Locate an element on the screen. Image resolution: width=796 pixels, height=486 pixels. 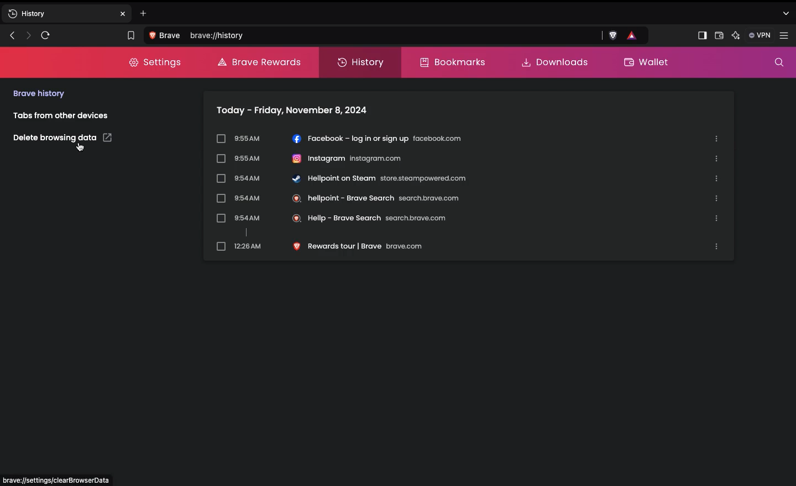
VPN is located at coordinates (758, 35).